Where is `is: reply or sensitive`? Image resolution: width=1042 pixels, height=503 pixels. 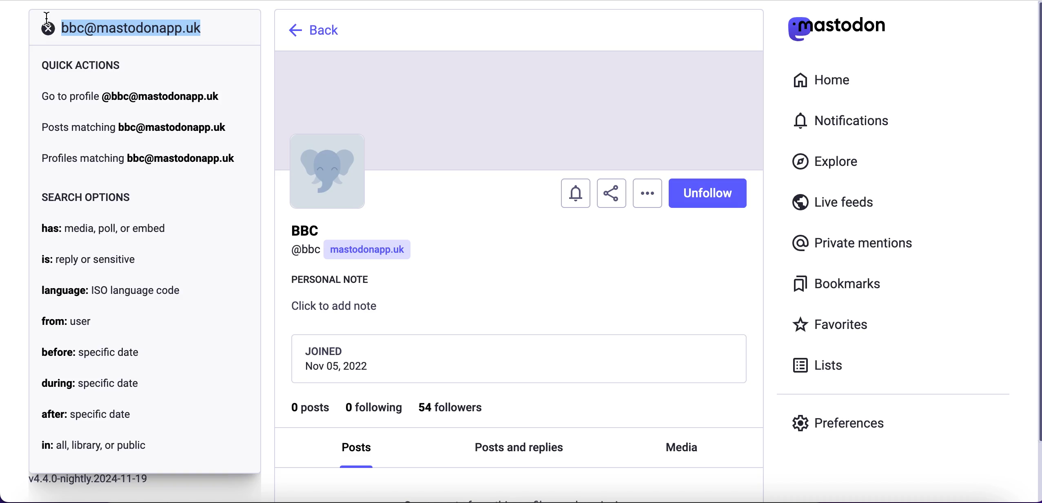
is: reply or sensitive is located at coordinates (88, 260).